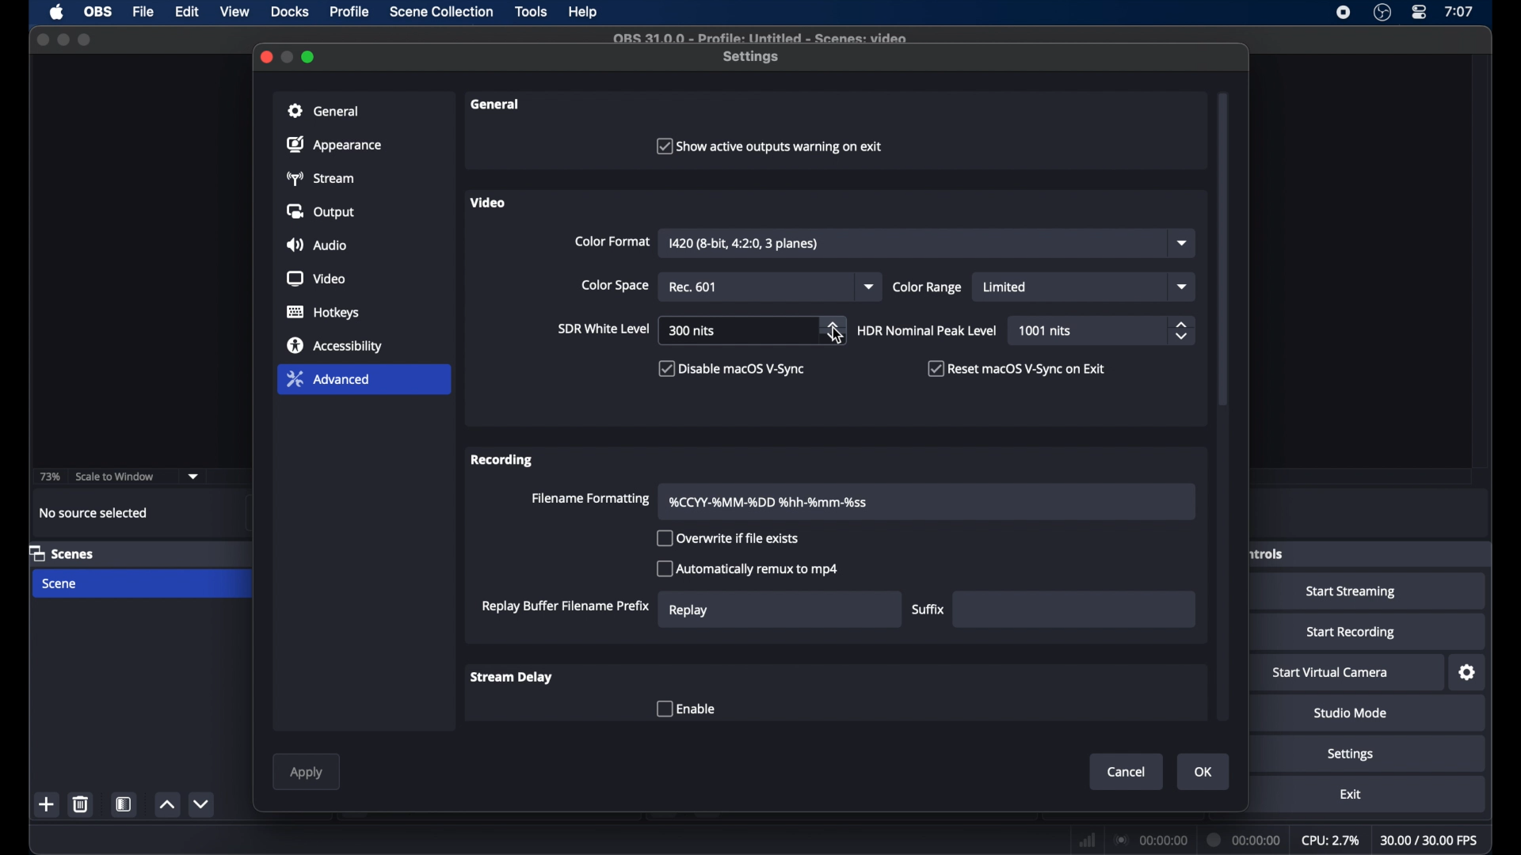 This screenshot has width=1521, height=855. What do you see at coordinates (930, 610) in the screenshot?
I see `suffix` at bounding box center [930, 610].